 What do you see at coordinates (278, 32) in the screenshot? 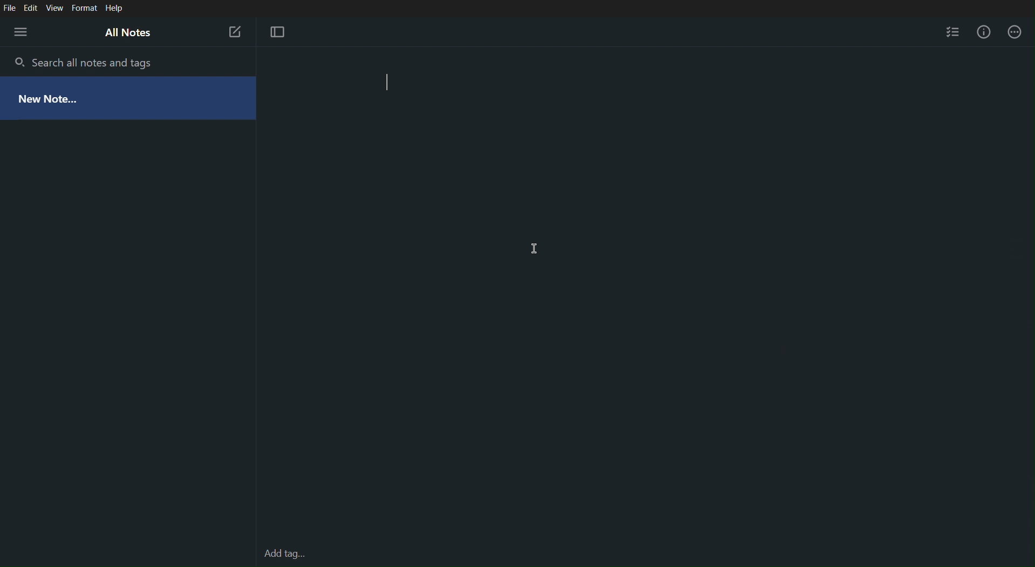
I see `Focus Mode` at bounding box center [278, 32].